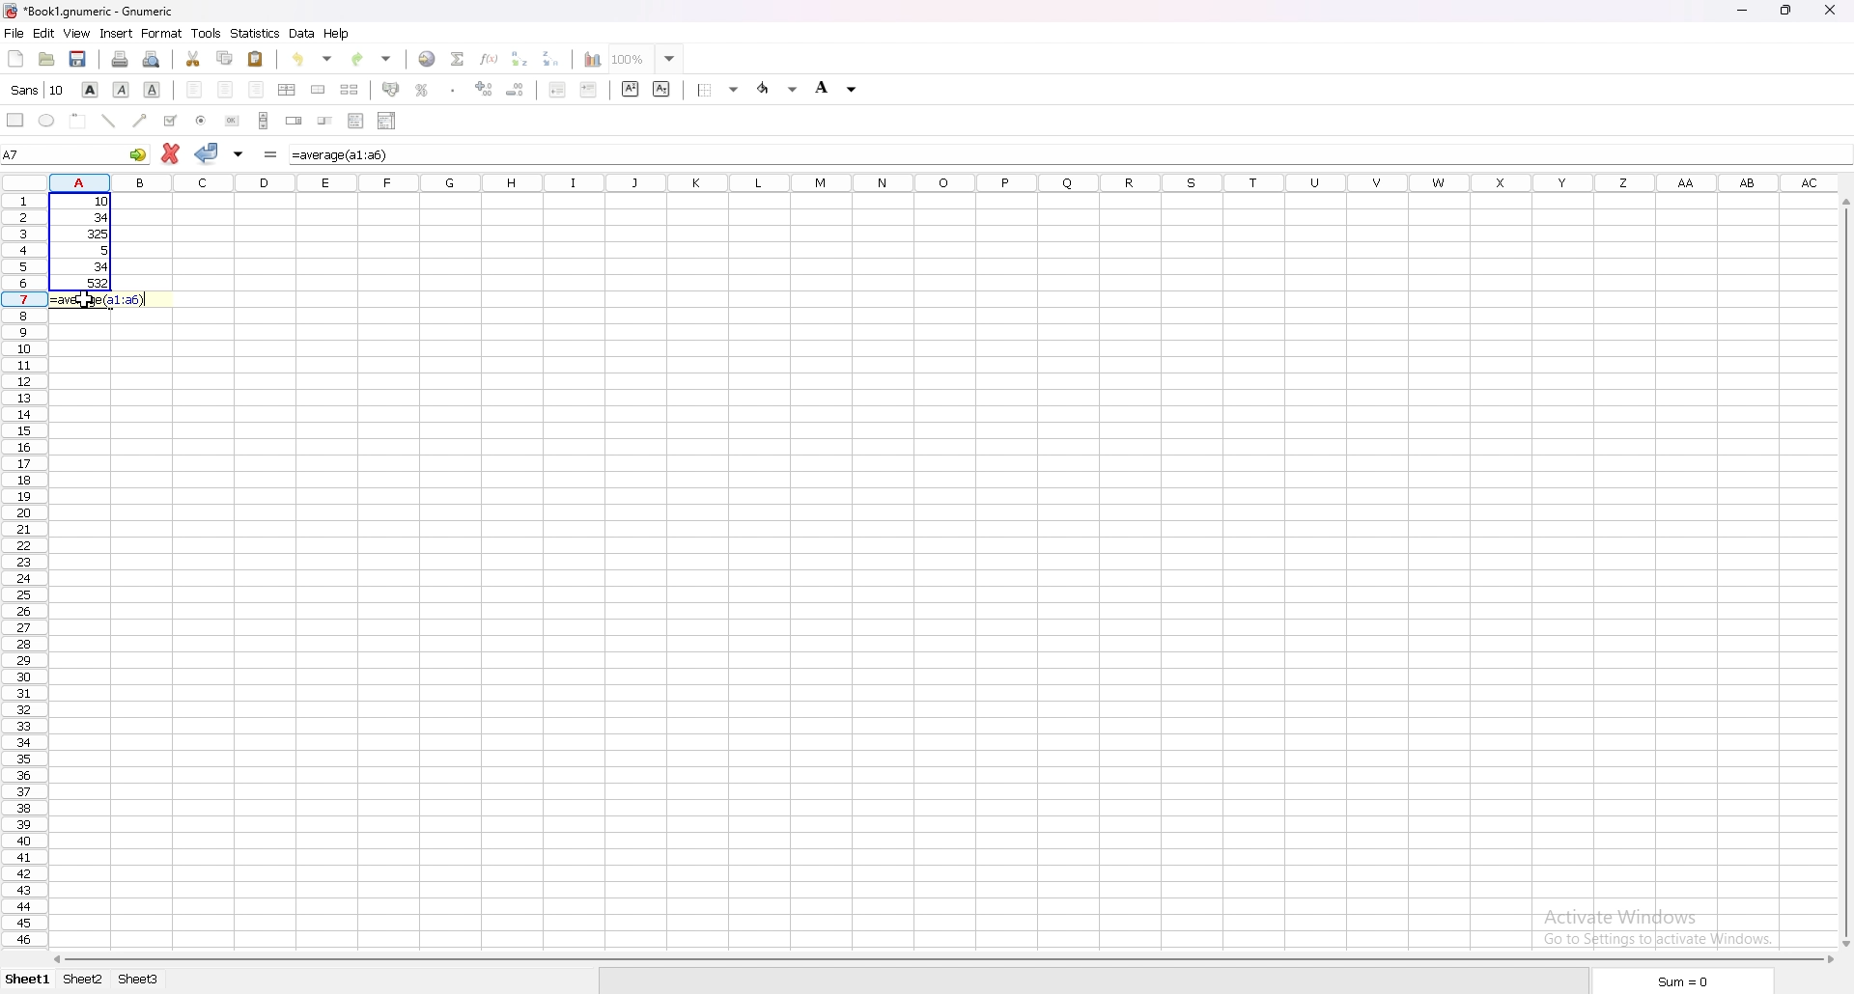 The height and width of the screenshot is (994, 1854). I want to click on help, so click(338, 34).